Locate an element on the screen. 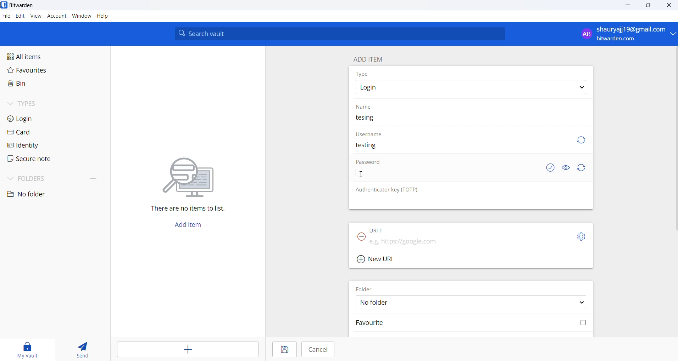 The height and width of the screenshot is (361, 678). vector image representing searching for file is located at coordinates (193, 172).